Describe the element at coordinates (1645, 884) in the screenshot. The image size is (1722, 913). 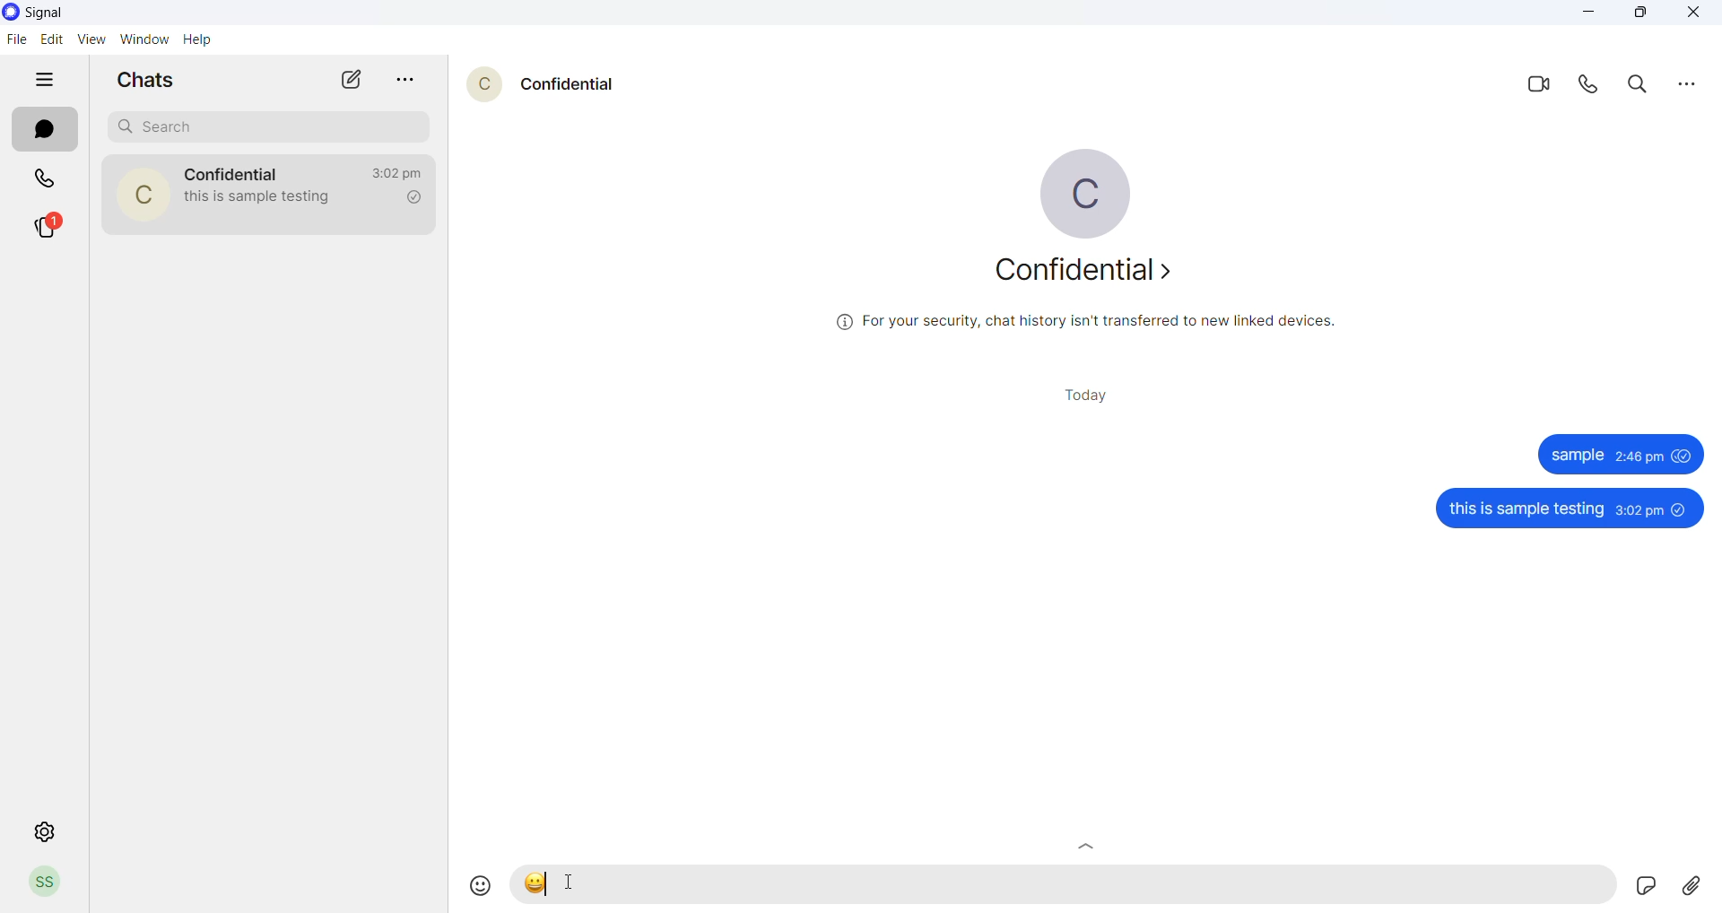
I see `Sticker` at that location.